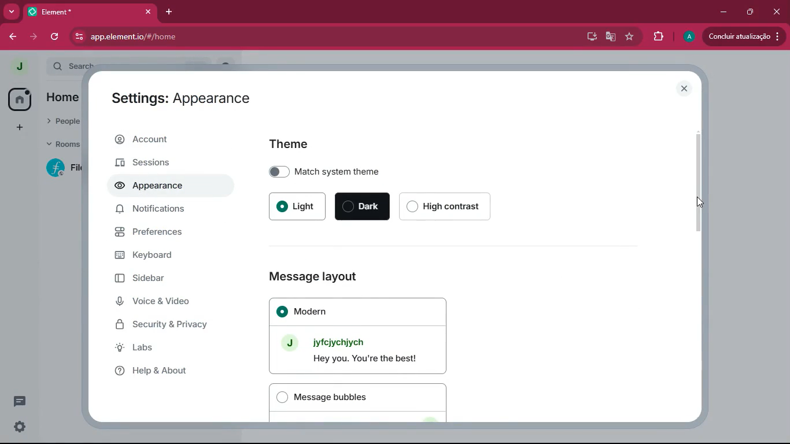 This screenshot has width=790, height=444. What do you see at coordinates (65, 97) in the screenshot?
I see `home` at bounding box center [65, 97].